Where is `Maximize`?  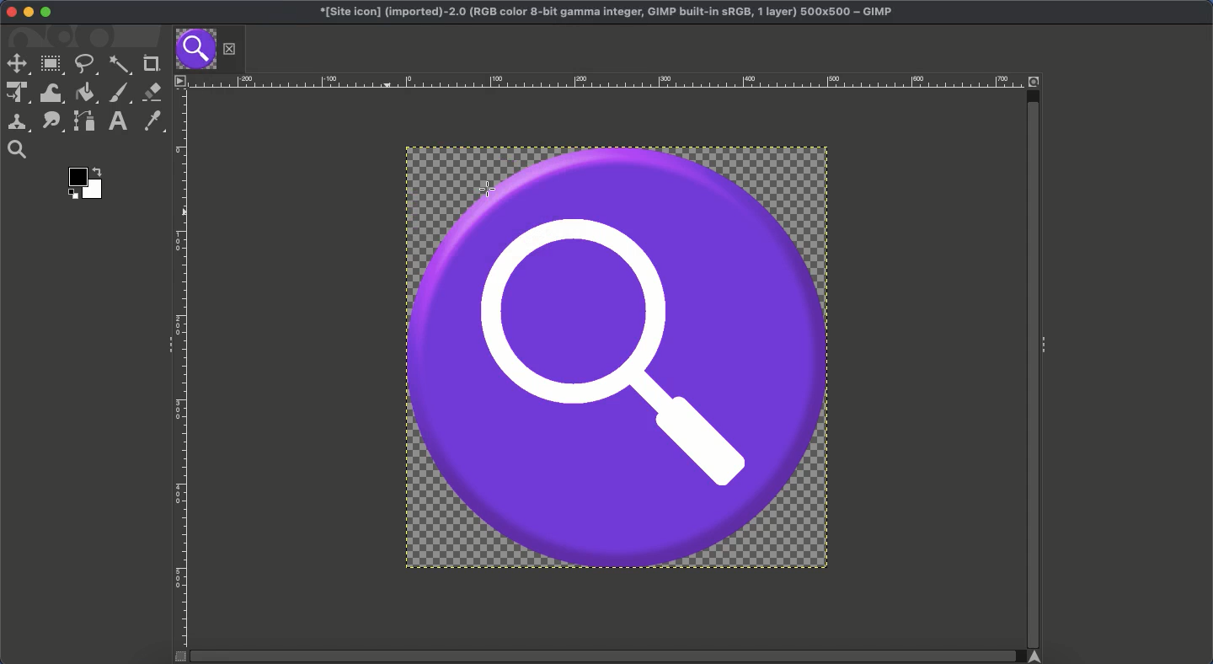
Maximize is located at coordinates (49, 13).